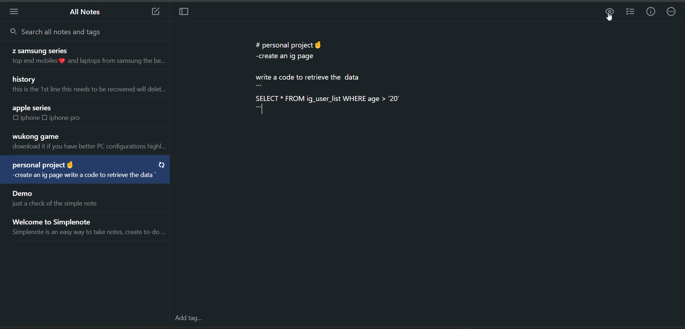  I want to click on note title  and preview, so click(83, 57).